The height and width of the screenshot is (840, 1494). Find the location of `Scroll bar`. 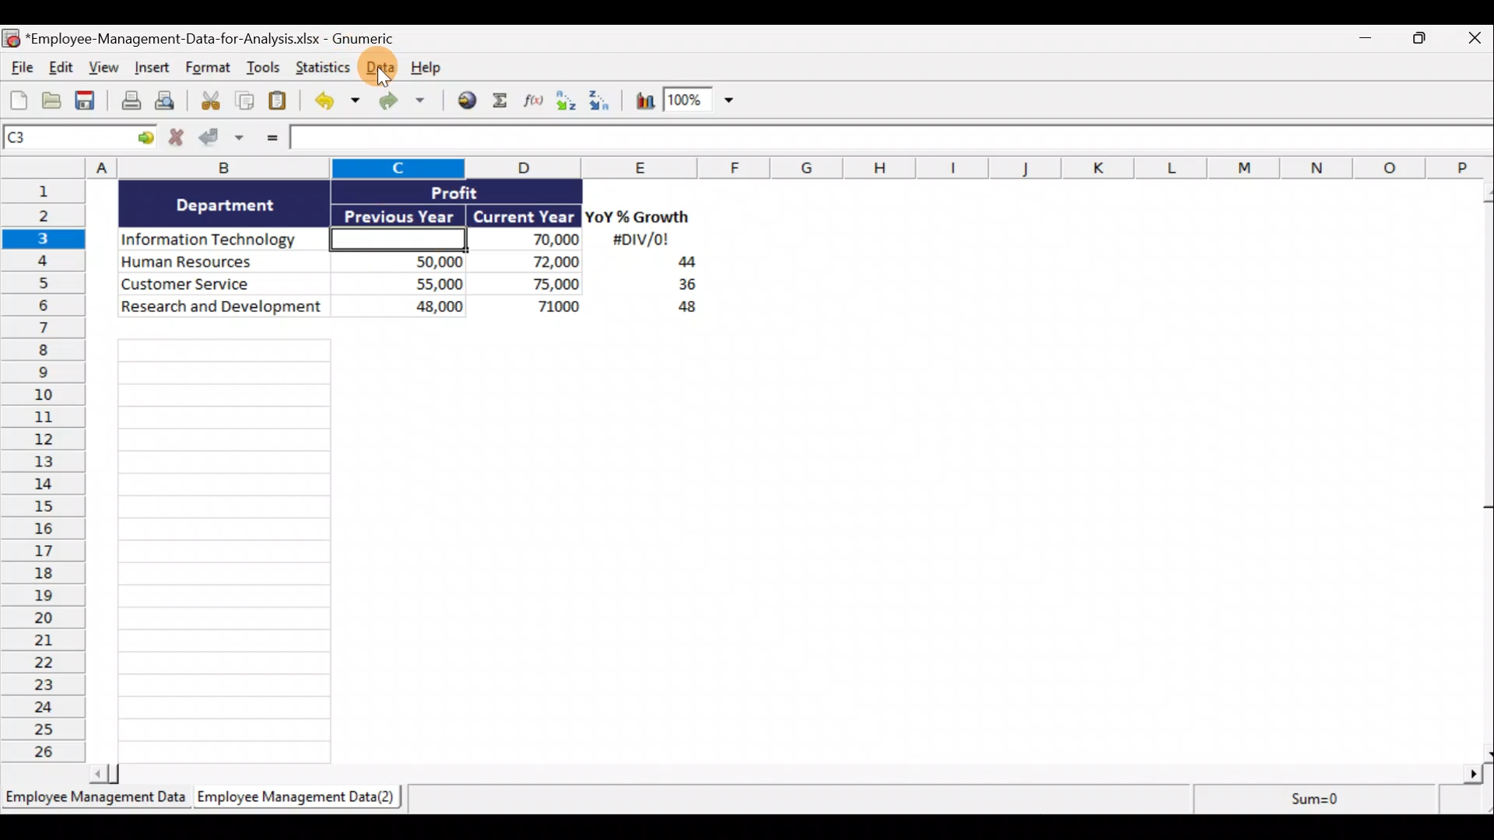

Scroll bar is located at coordinates (791, 771).